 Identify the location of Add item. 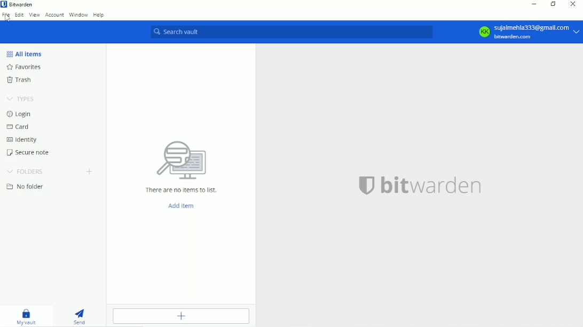
(179, 206).